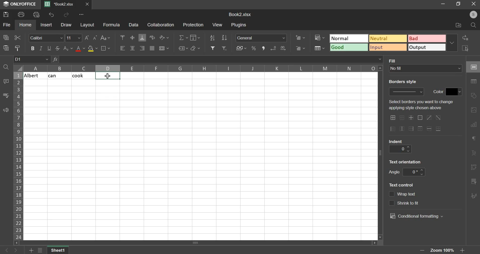 This screenshot has width=480, height=254. What do you see at coordinates (300, 37) in the screenshot?
I see `add cells` at bounding box center [300, 37].